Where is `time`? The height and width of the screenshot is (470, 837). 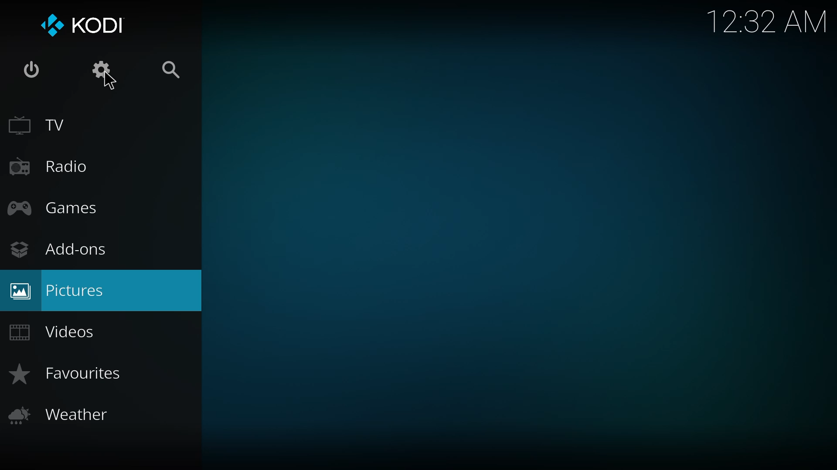
time is located at coordinates (767, 20).